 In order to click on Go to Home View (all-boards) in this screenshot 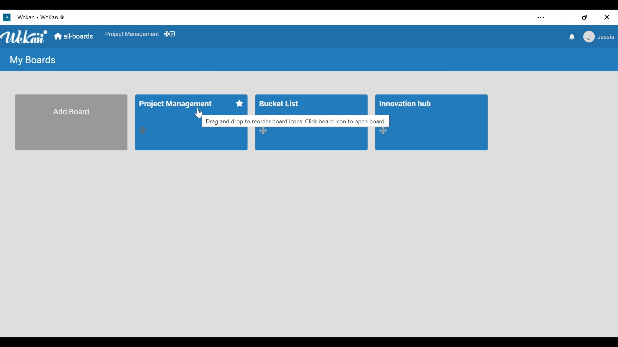, I will do `click(74, 37)`.